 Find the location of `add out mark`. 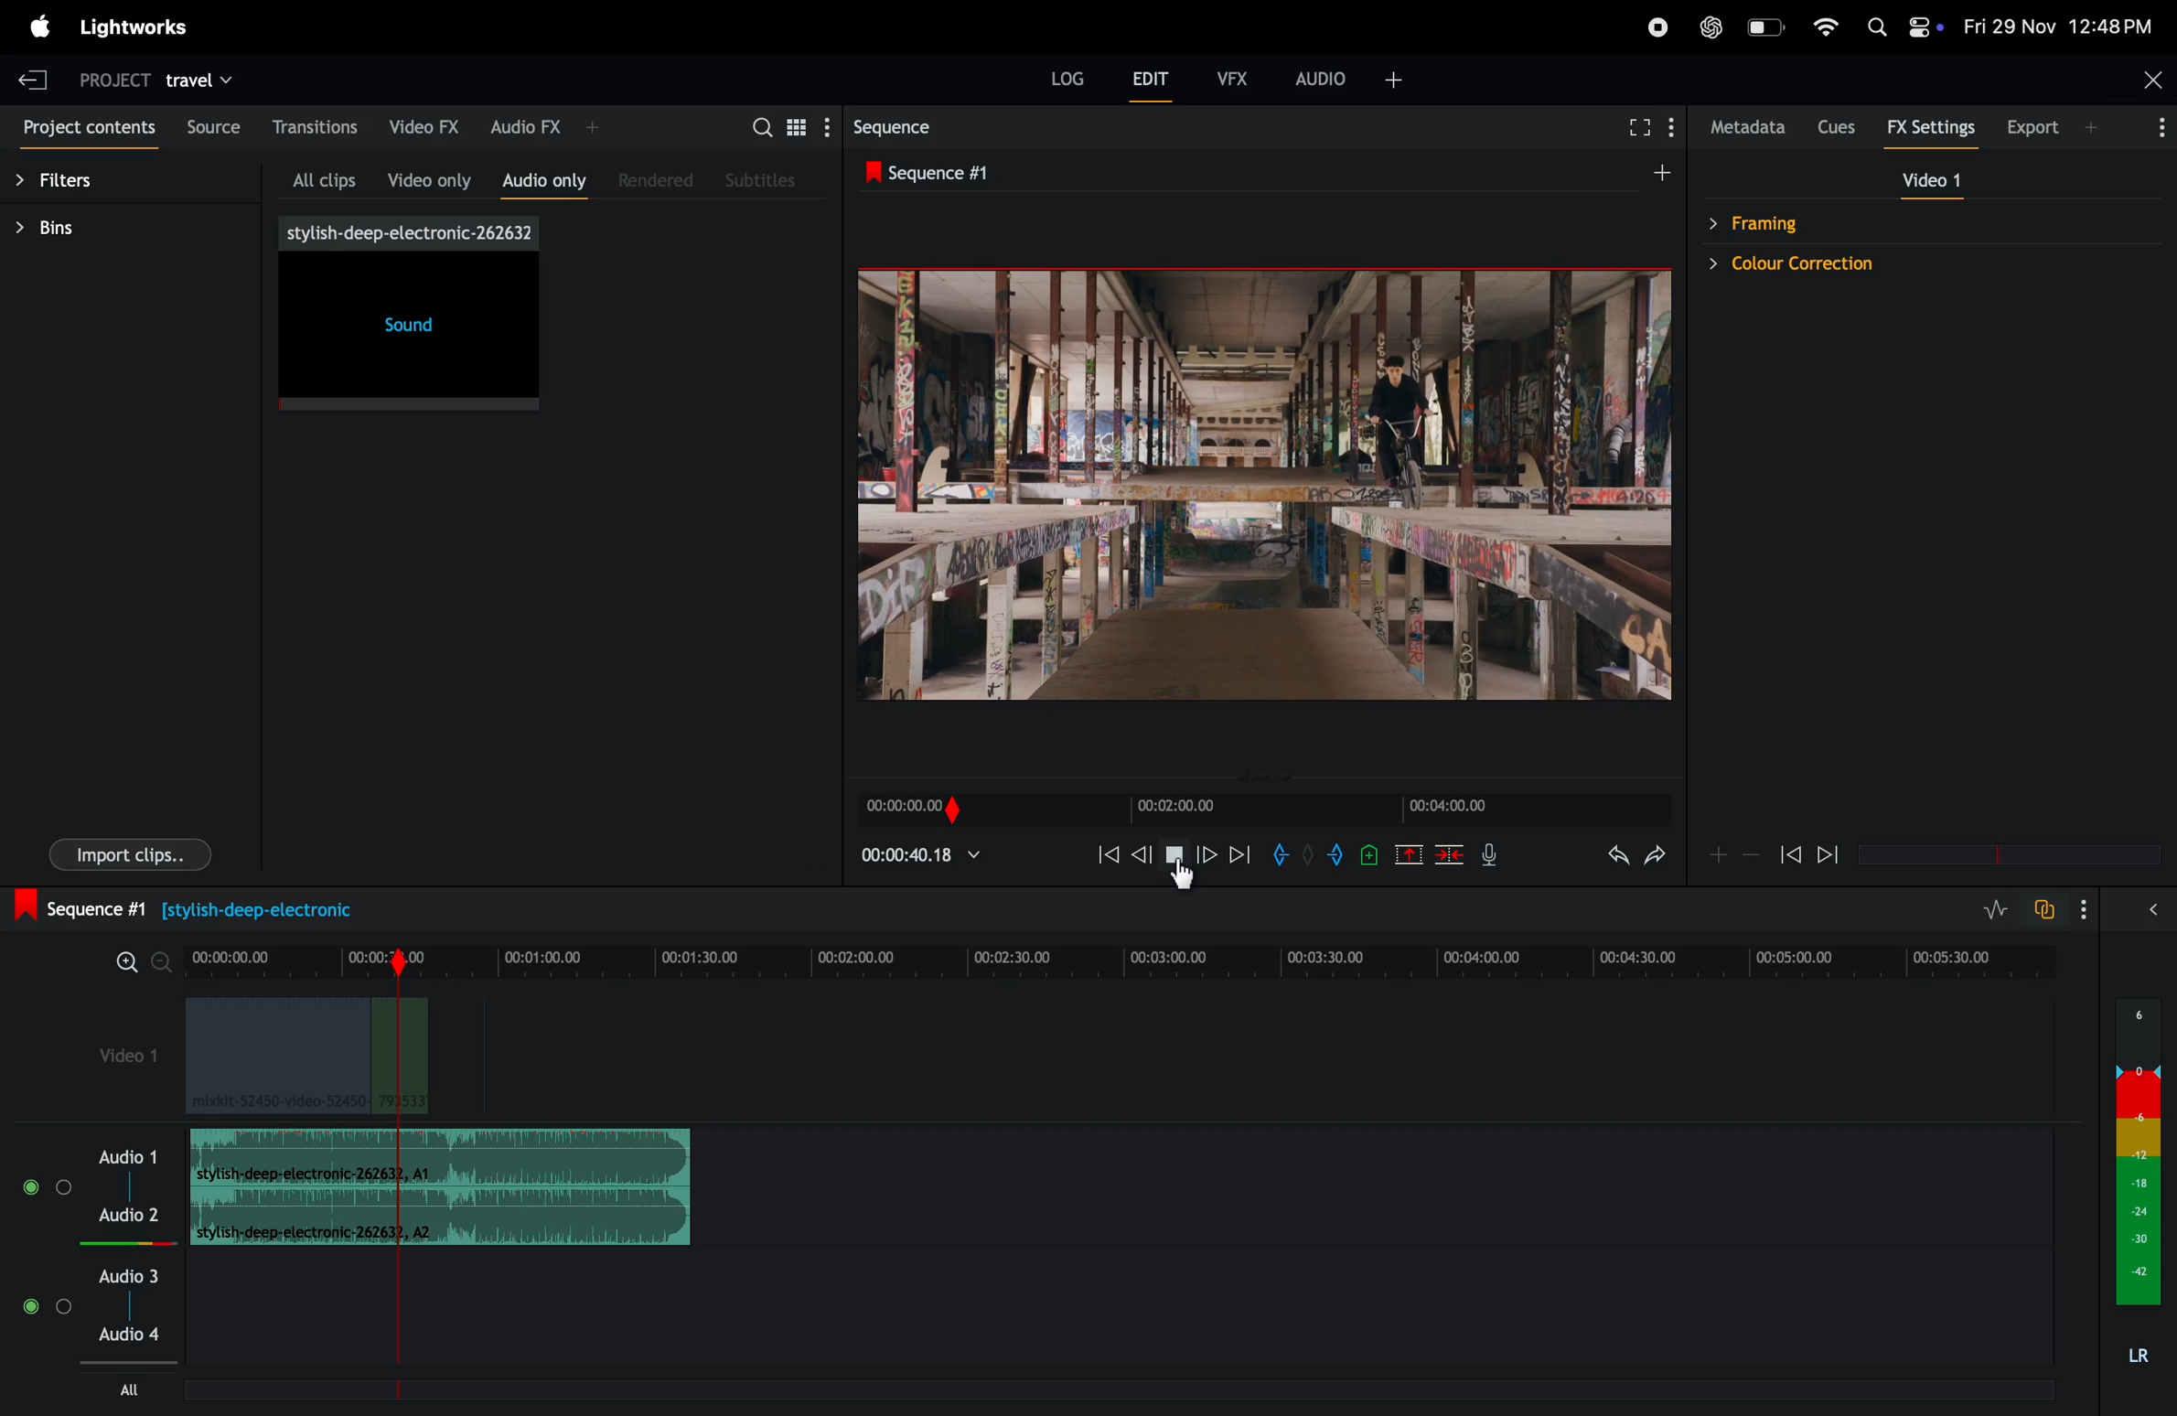

add out mark is located at coordinates (1338, 854).